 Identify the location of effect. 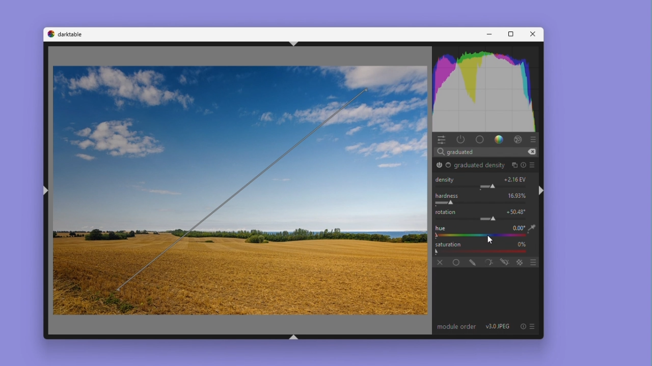
(518, 139).